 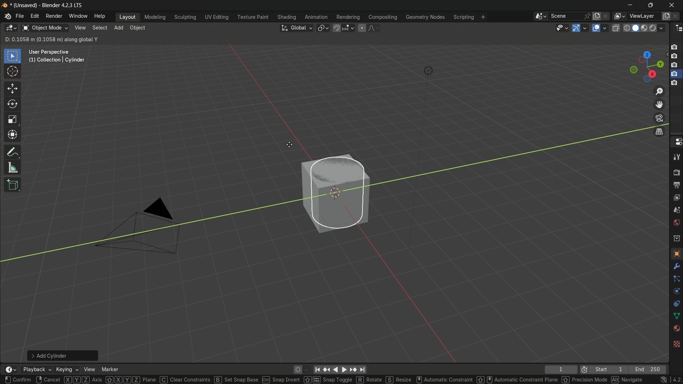 I want to click on texture paint menu, so click(x=253, y=17).